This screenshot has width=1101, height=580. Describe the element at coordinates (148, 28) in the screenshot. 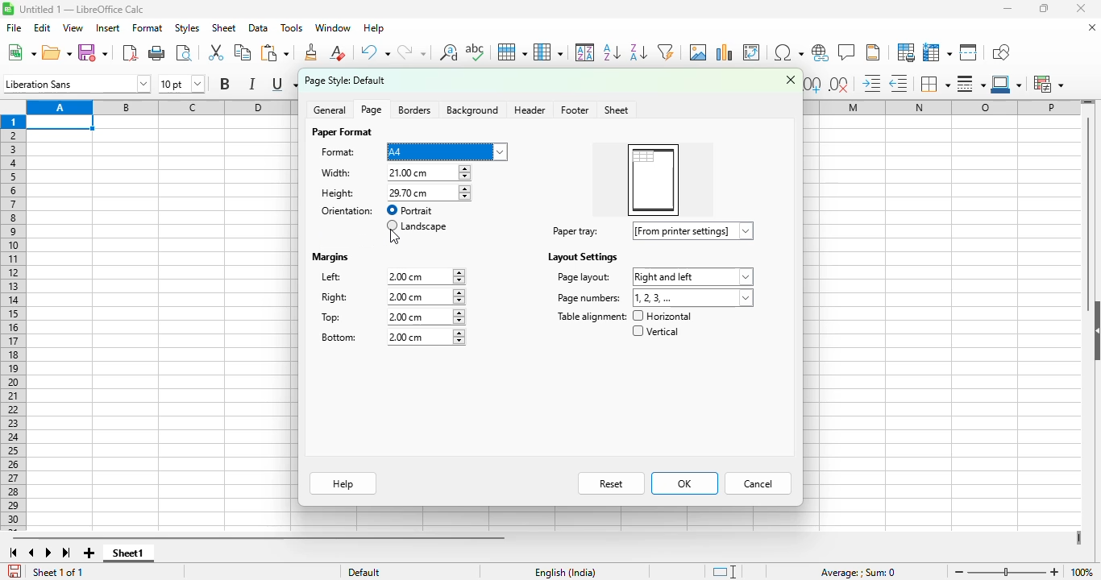

I see `format` at that location.